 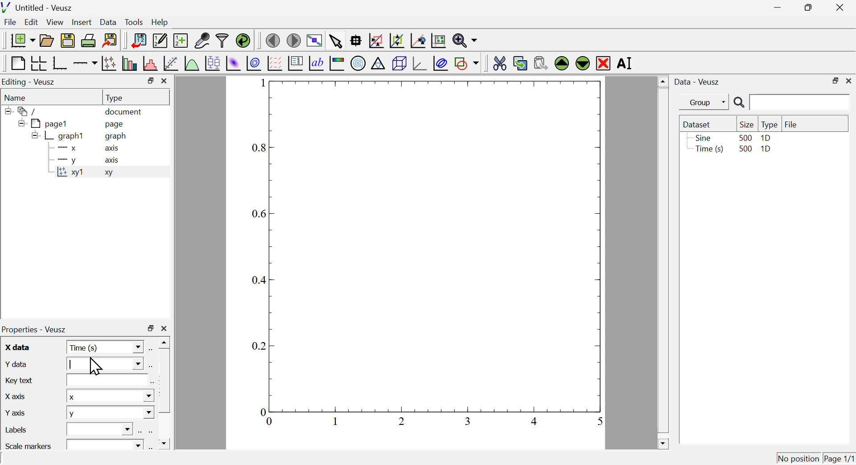 I want to click on reload linked datasets, so click(x=243, y=40).